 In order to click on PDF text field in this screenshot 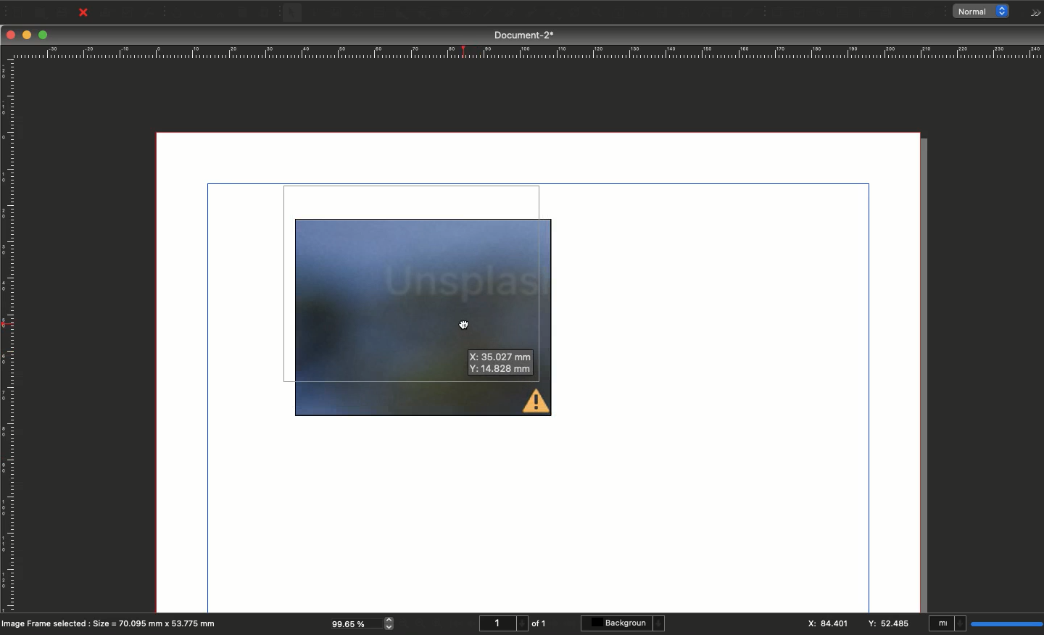, I will do `click(842, 13)`.